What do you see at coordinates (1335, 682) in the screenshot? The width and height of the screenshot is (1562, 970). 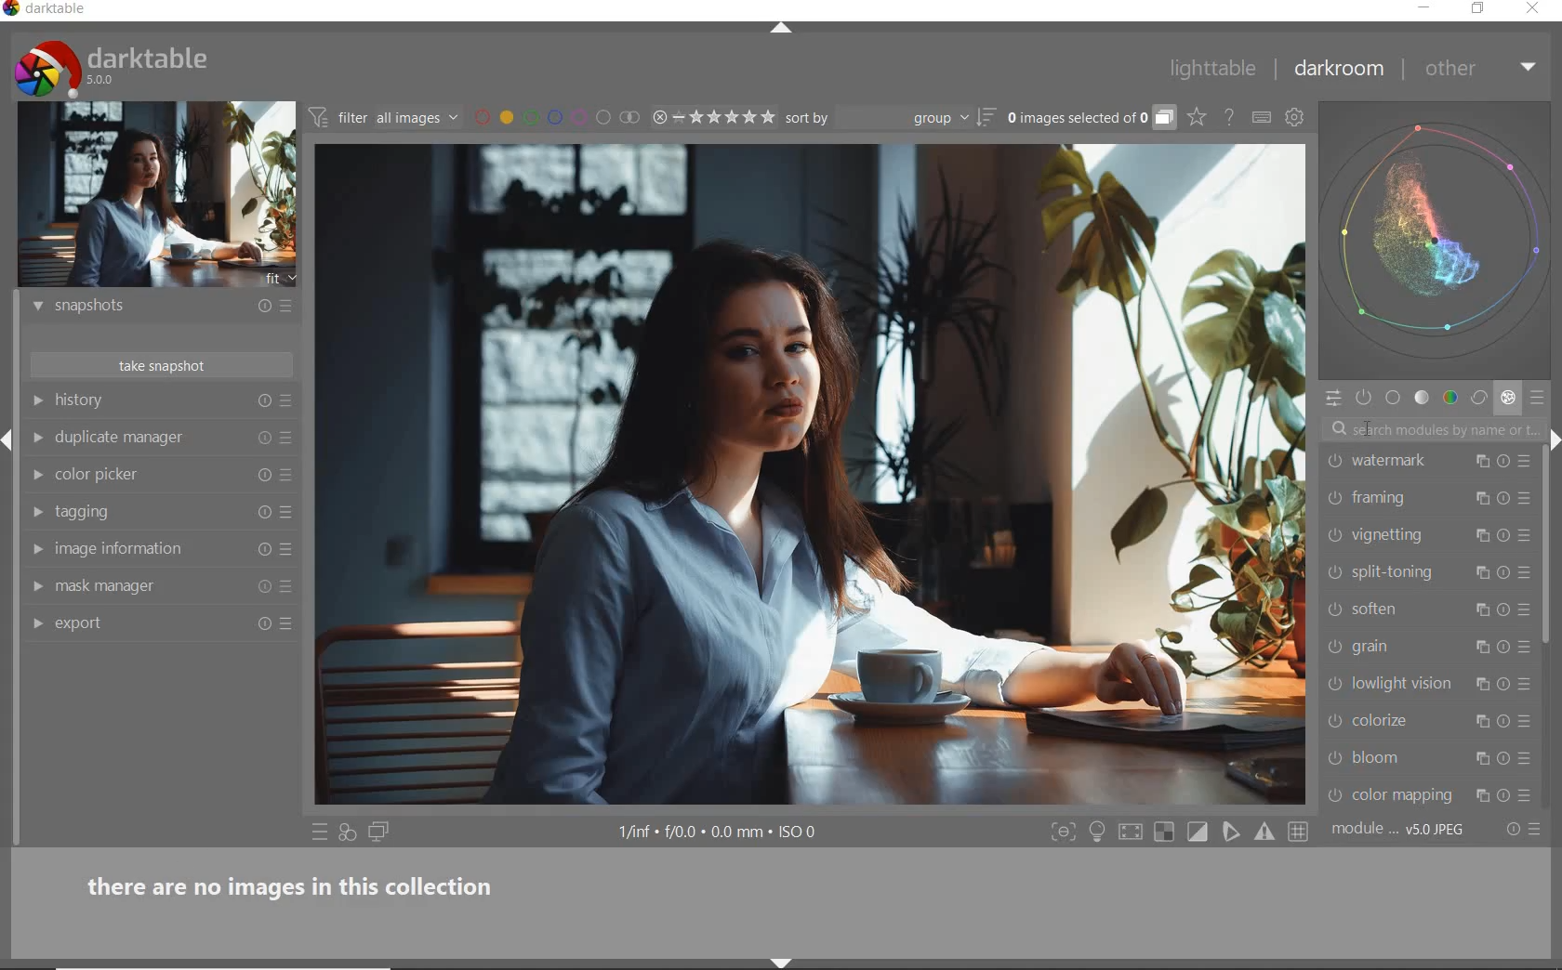 I see `'lowlight vision' is switched off` at bounding box center [1335, 682].